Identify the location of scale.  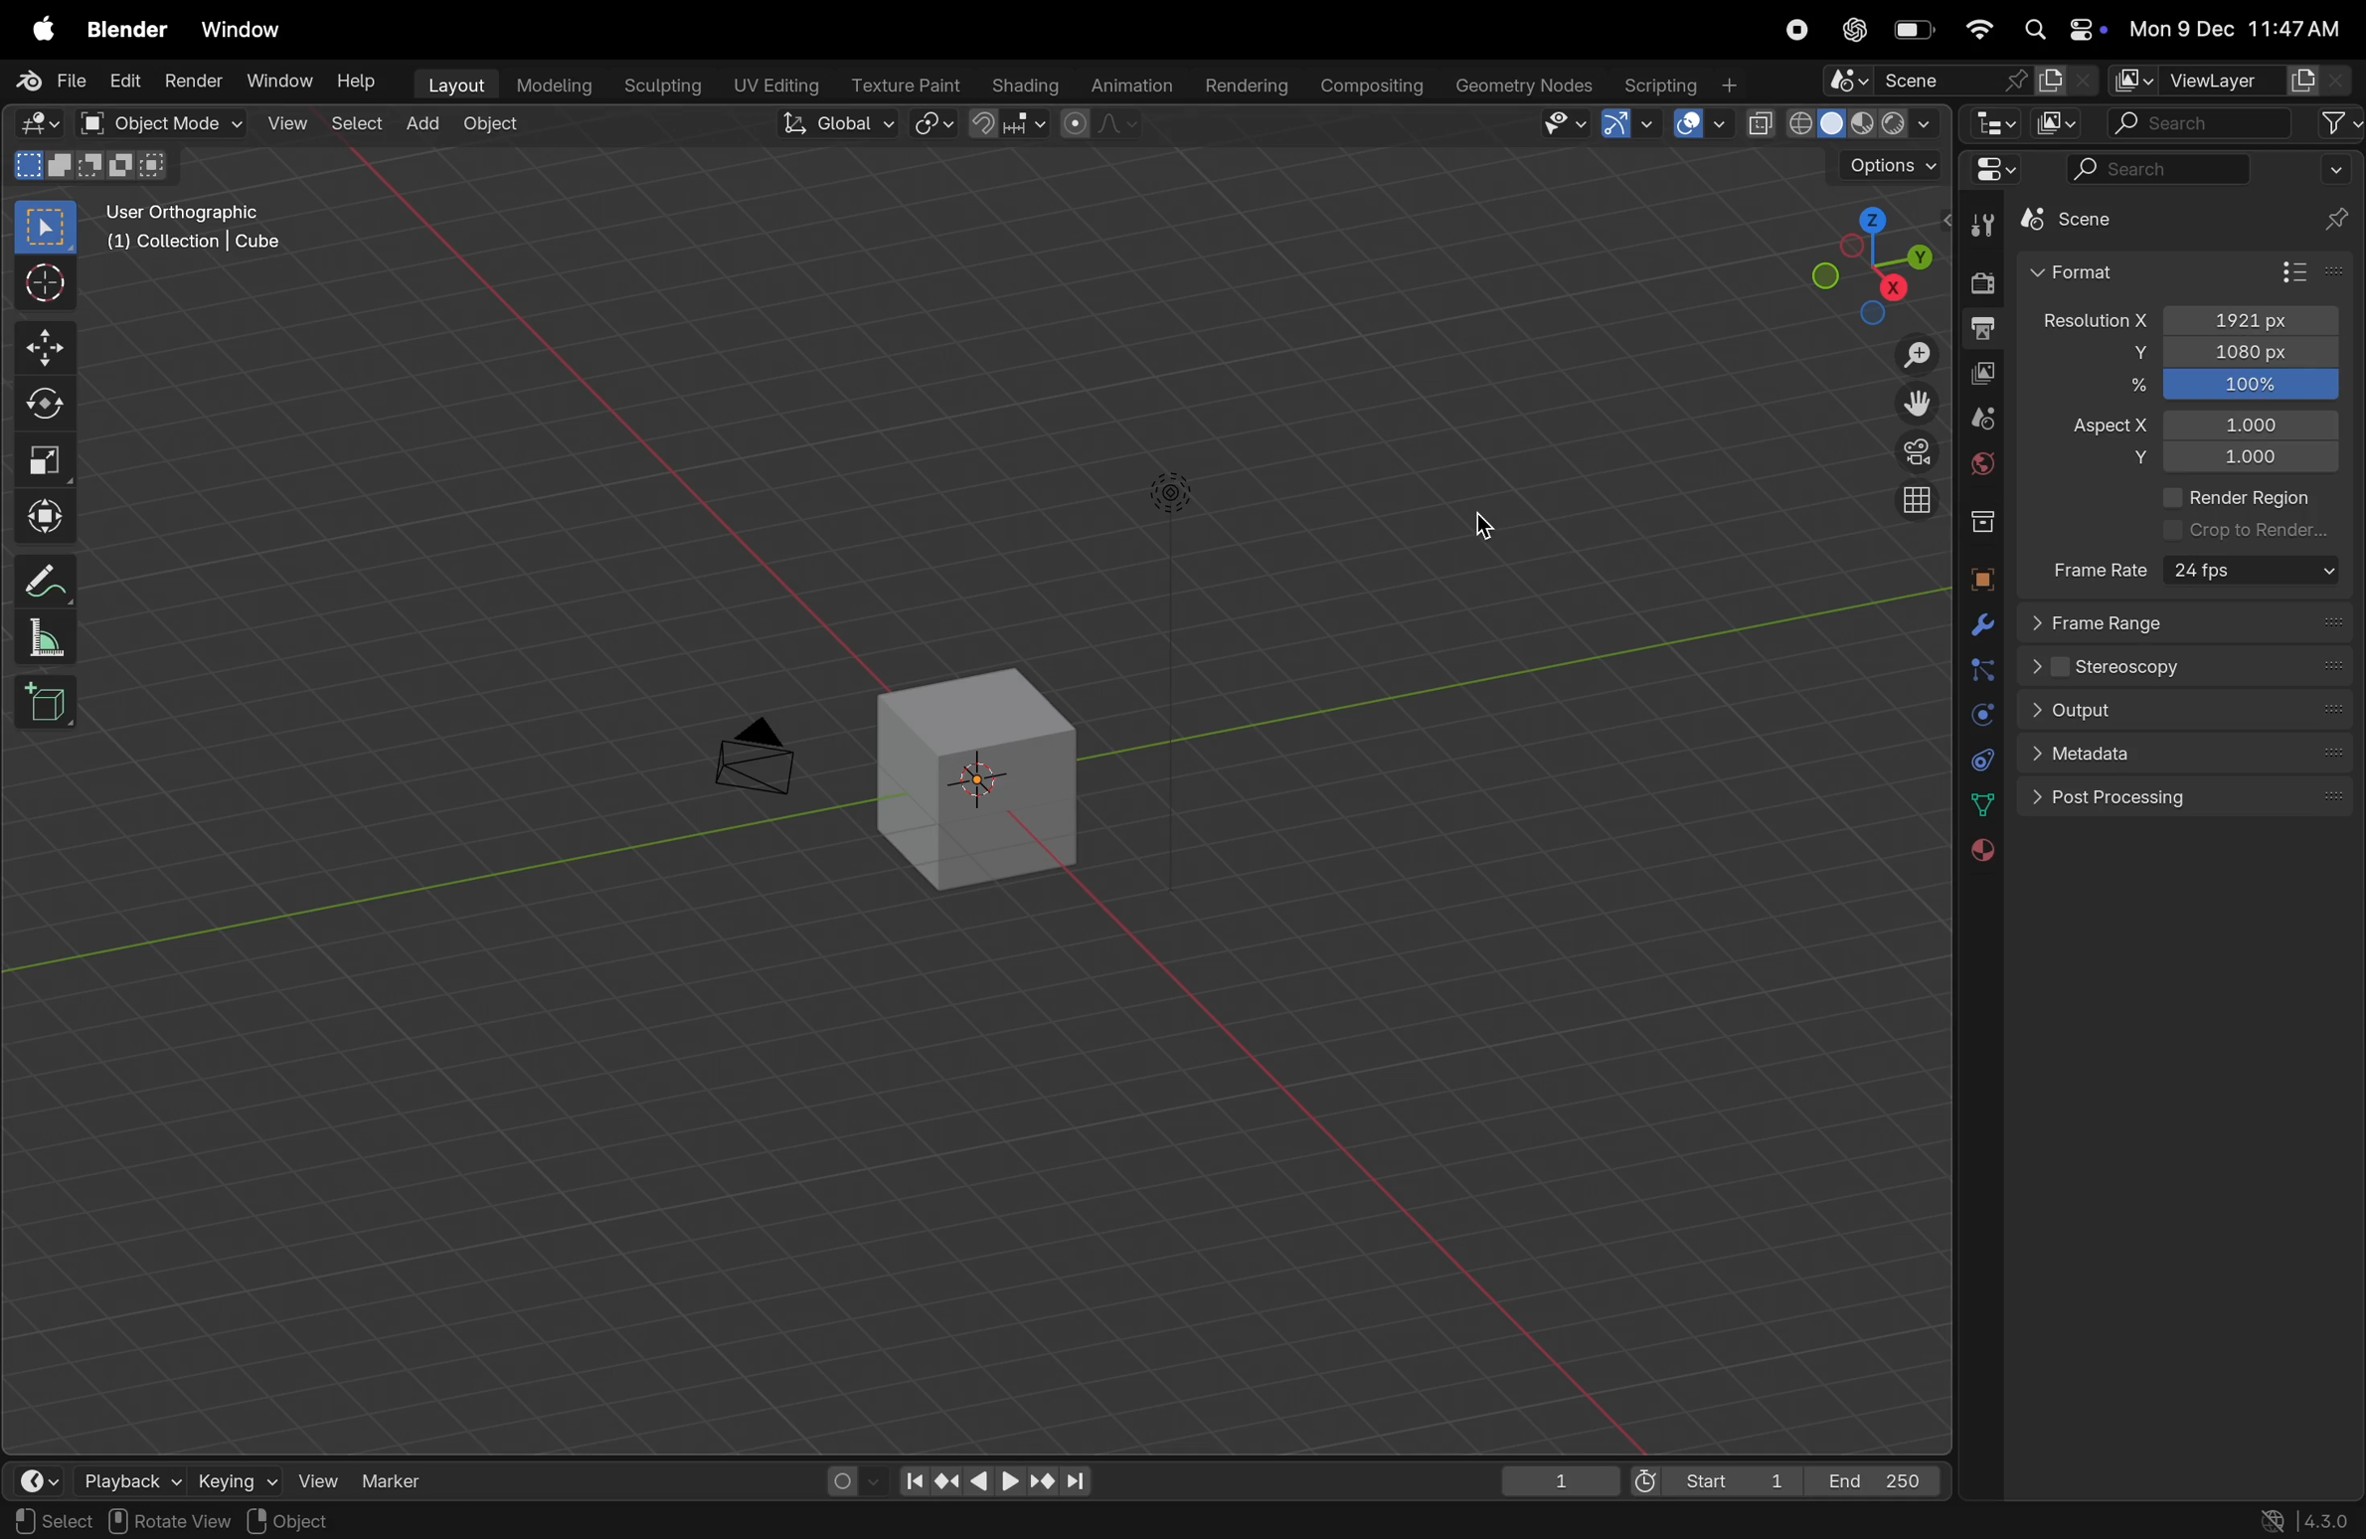
(42, 460).